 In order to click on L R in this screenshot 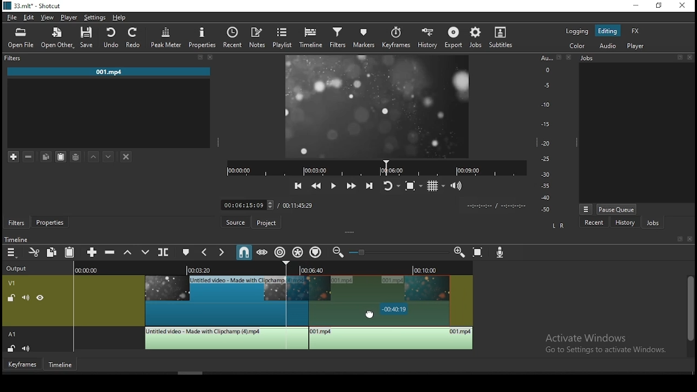, I will do `click(556, 225)`.